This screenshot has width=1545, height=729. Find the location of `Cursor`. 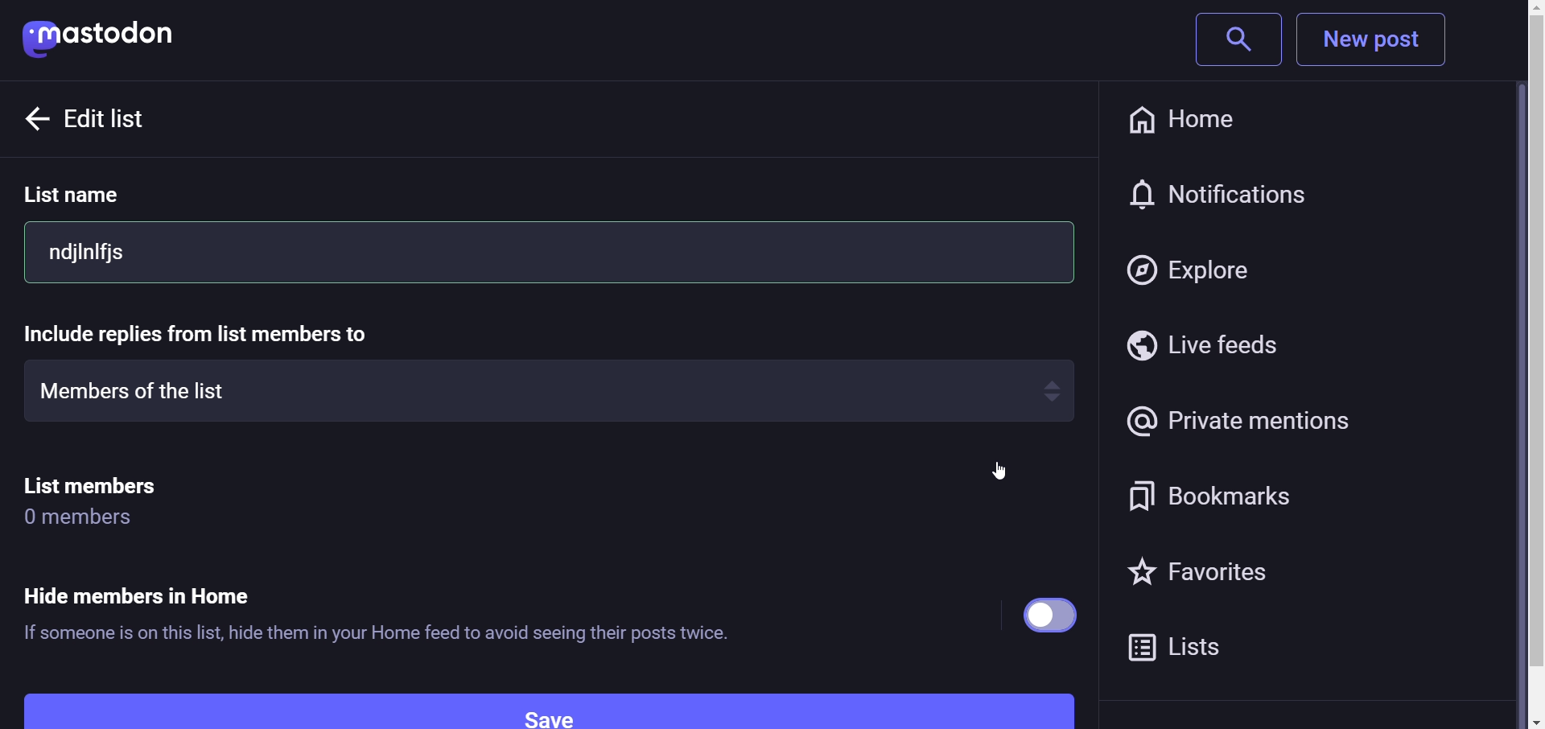

Cursor is located at coordinates (995, 476).